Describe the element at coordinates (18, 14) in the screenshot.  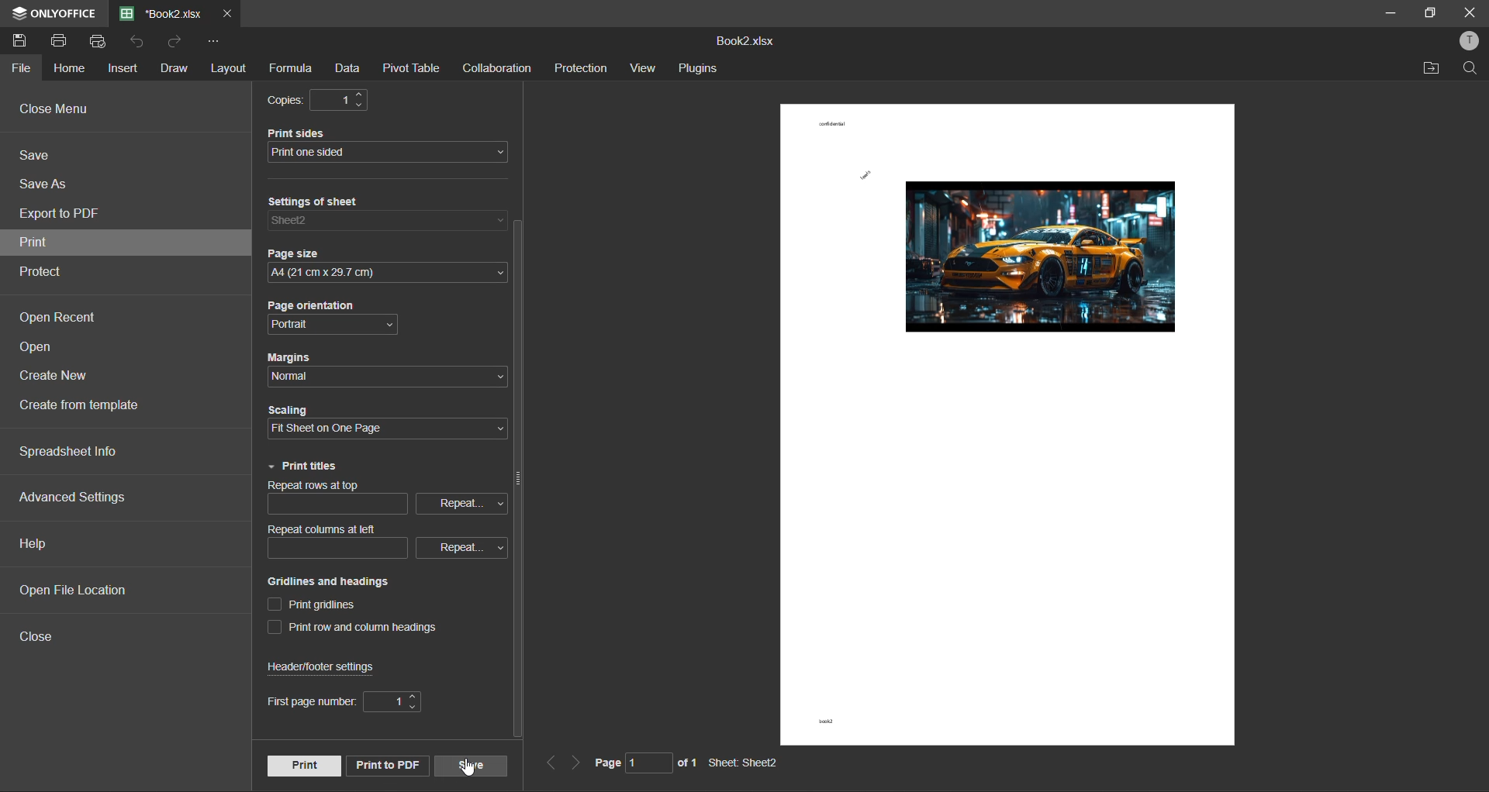
I see `icon` at that location.